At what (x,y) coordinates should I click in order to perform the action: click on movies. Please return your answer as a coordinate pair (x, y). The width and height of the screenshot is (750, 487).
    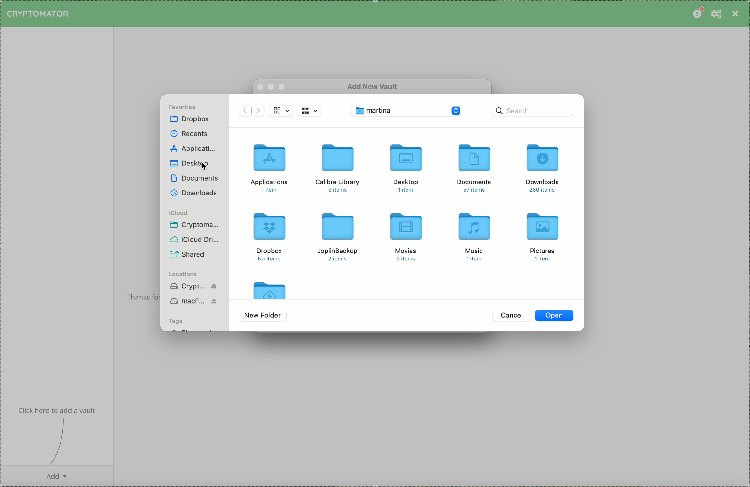
    Looking at the image, I should click on (404, 240).